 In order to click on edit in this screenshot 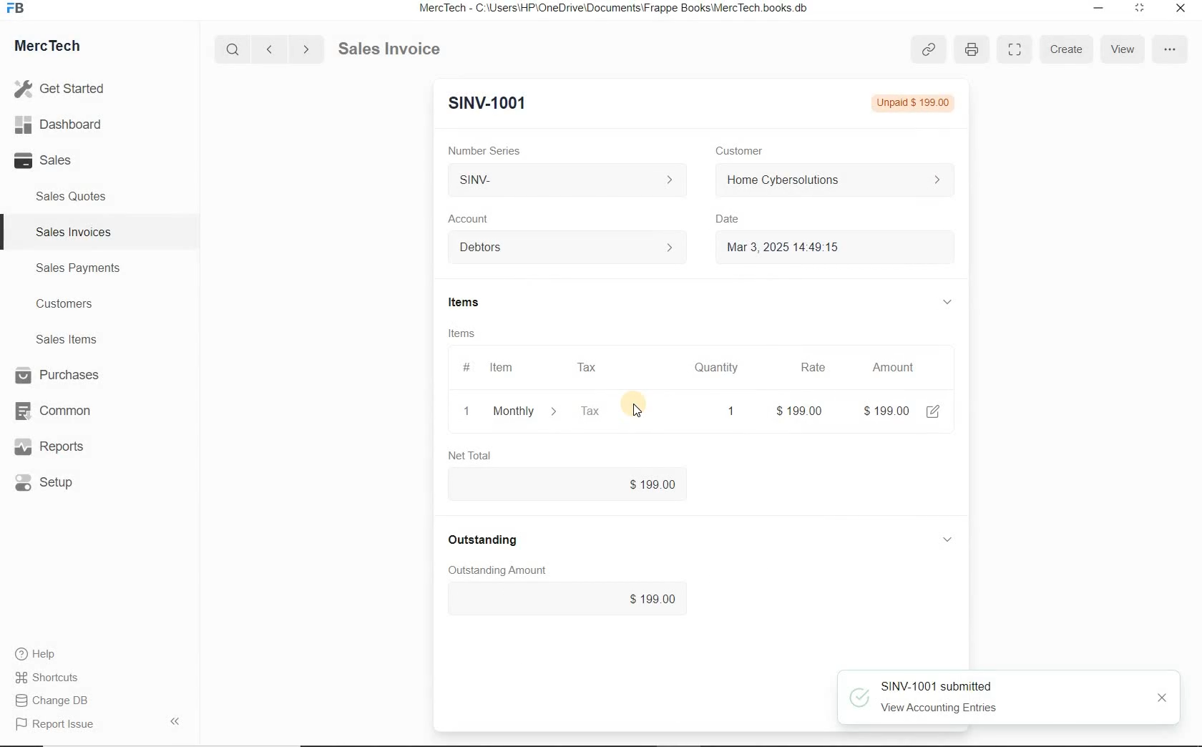, I will do `click(932, 410)`.